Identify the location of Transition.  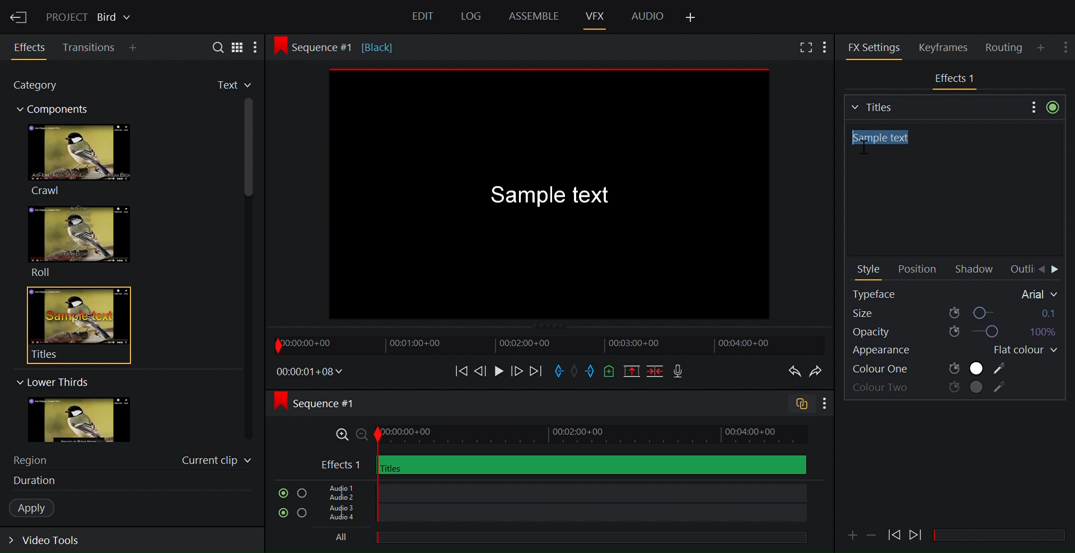
(90, 48).